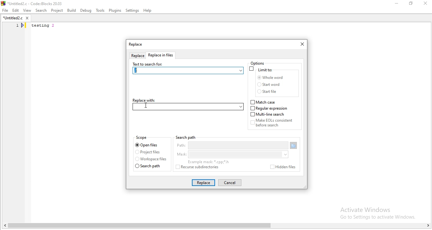 This screenshot has height=230, width=432. What do you see at coordinates (142, 138) in the screenshot?
I see `scope` at bounding box center [142, 138].